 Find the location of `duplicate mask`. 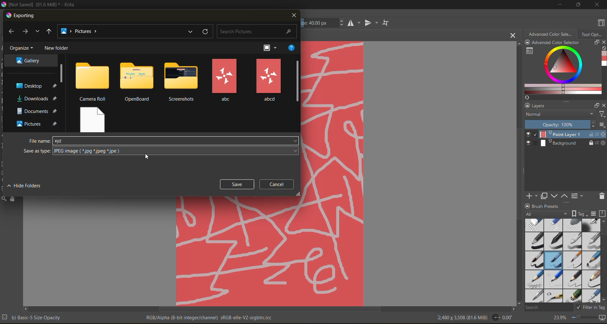

duplicate mask is located at coordinates (544, 196).